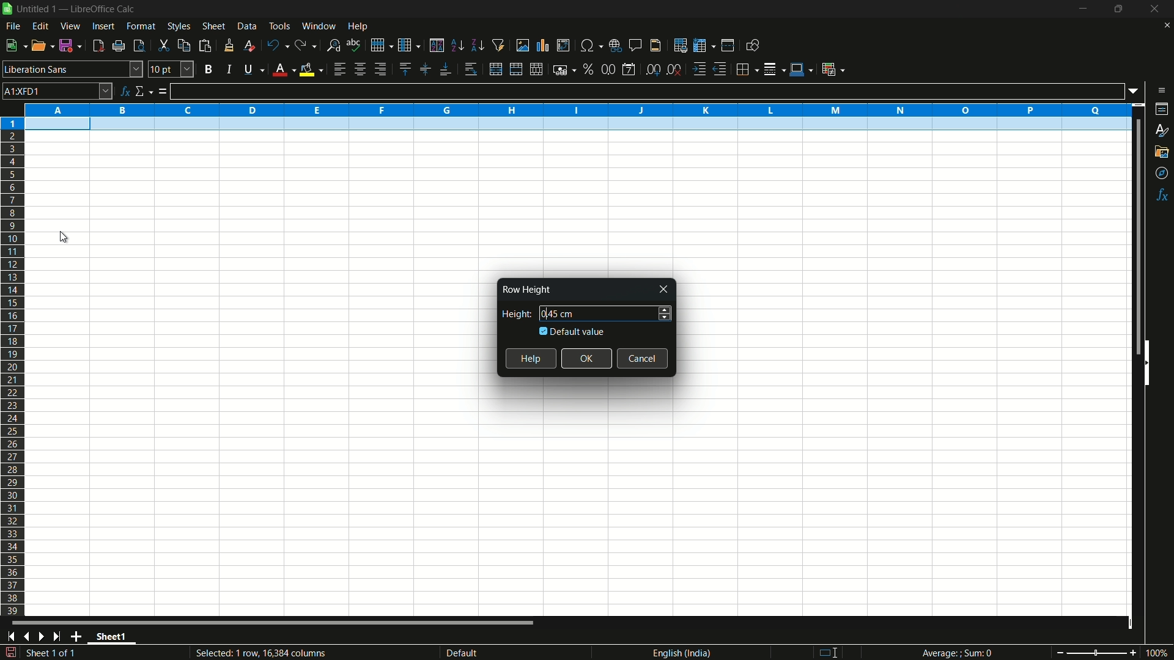 This screenshot has height=660, width=1174. Describe the element at coordinates (183, 45) in the screenshot. I see `copy` at that location.